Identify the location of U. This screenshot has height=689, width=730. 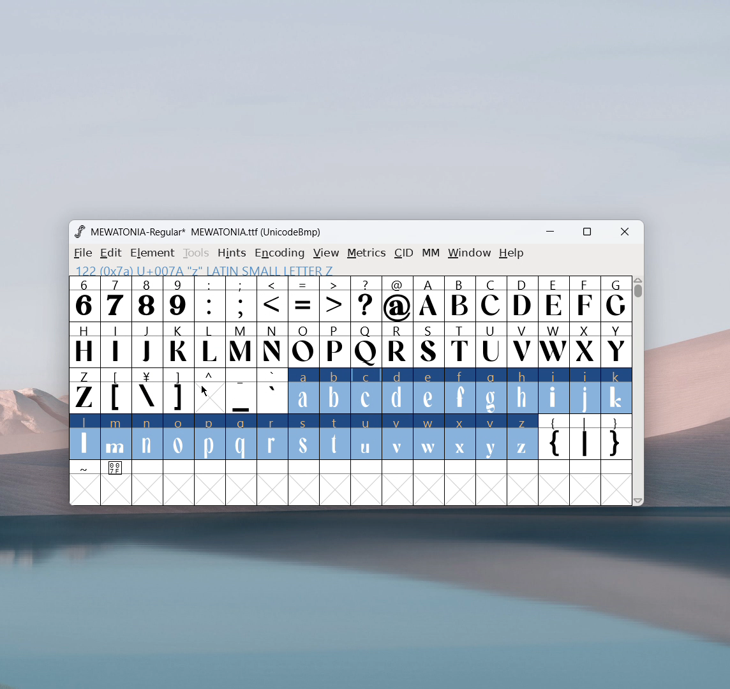
(491, 344).